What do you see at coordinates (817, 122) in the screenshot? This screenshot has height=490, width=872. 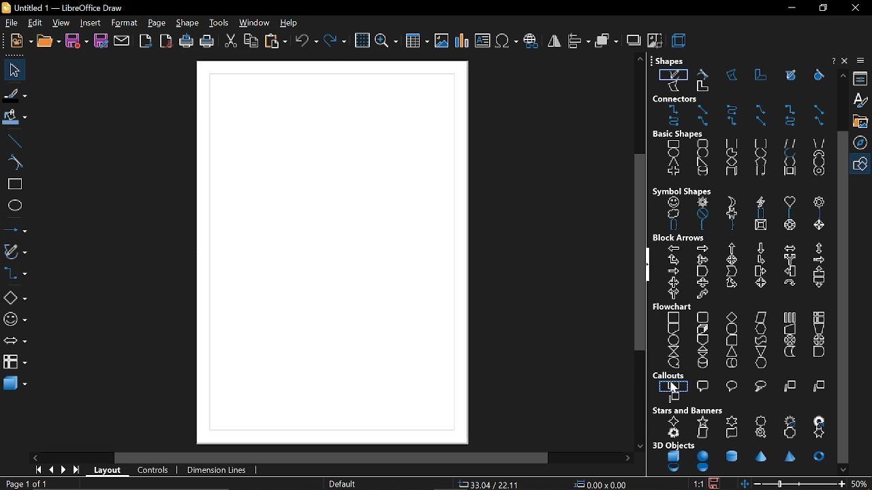 I see `line connector with arrows` at bounding box center [817, 122].